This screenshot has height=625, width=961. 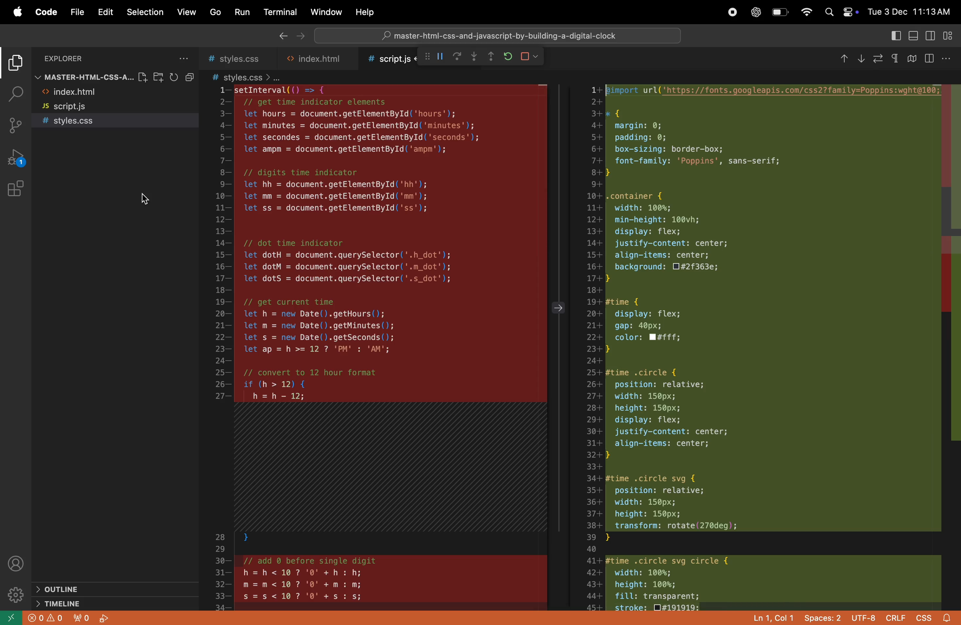 I want to click on collapse file explorer, so click(x=190, y=76).